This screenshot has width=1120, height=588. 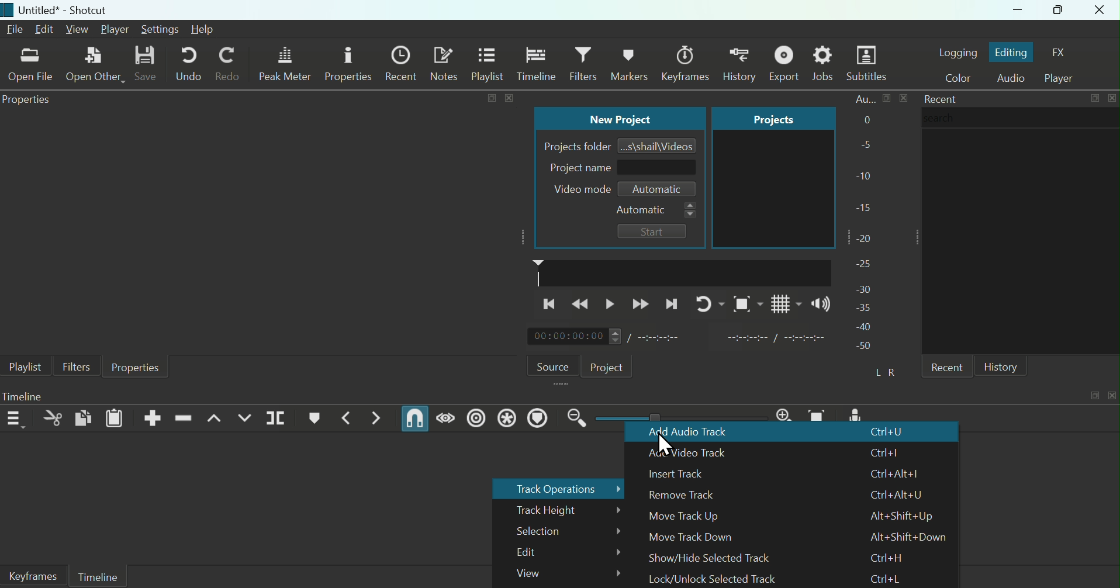 What do you see at coordinates (184, 417) in the screenshot?
I see `Ripple/Delete` at bounding box center [184, 417].